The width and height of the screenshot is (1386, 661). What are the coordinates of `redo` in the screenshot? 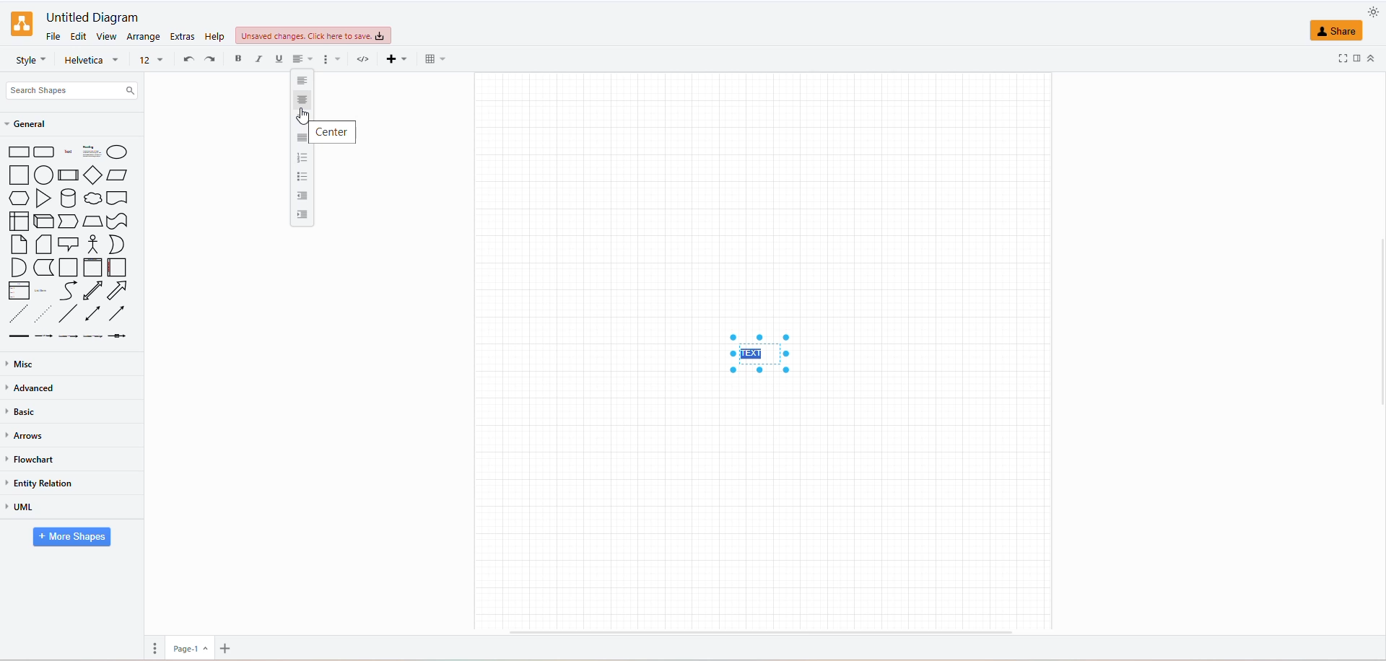 It's located at (210, 58).